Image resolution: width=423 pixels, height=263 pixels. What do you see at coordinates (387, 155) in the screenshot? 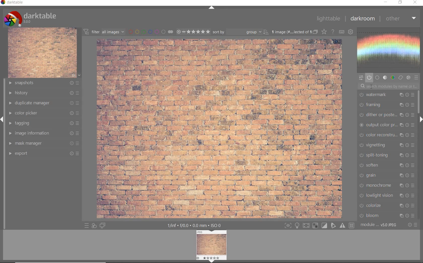
I see `split toning` at bounding box center [387, 155].